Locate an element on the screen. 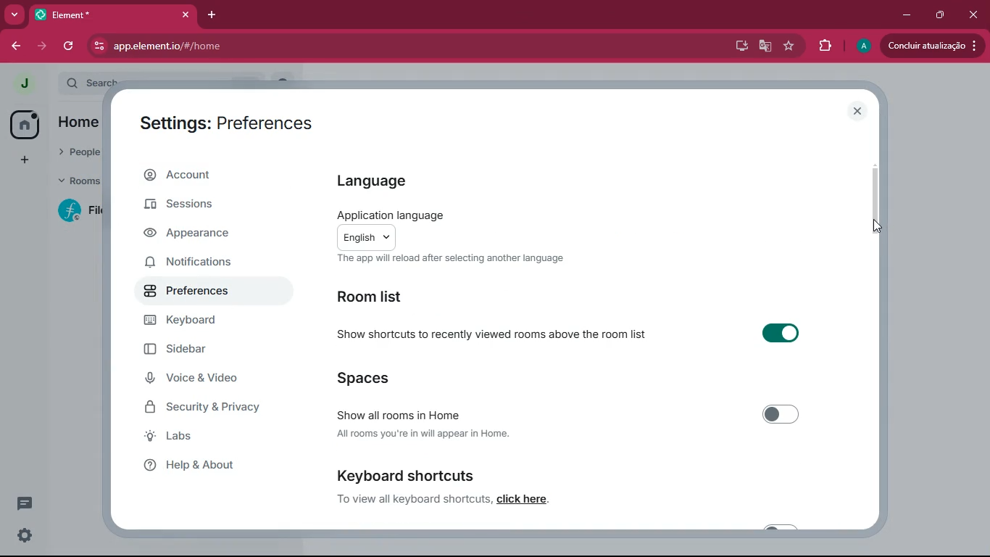 The height and width of the screenshot is (557, 990). voice & video is located at coordinates (207, 379).